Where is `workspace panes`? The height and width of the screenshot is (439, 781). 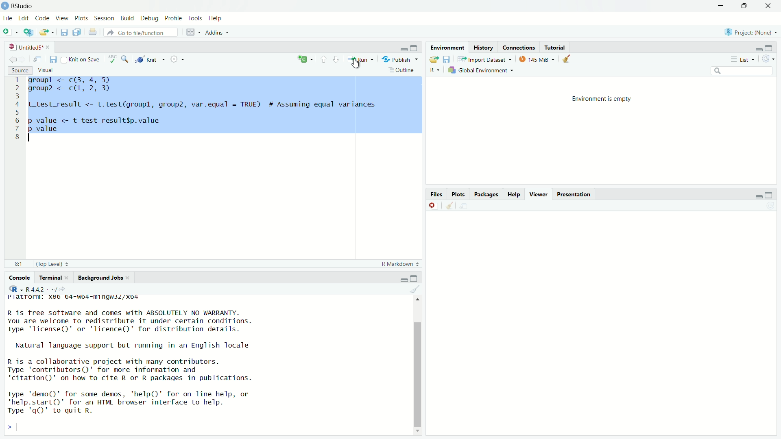 workspace panes is located at coordinates (190, 31).